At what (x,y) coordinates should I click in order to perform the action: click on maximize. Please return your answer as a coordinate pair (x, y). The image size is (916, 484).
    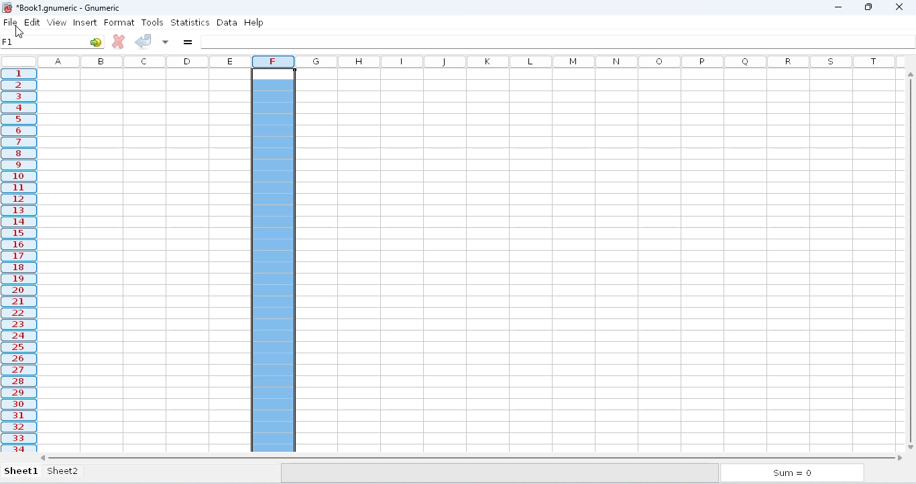
    Looking at the image, I should click on (868, 7).